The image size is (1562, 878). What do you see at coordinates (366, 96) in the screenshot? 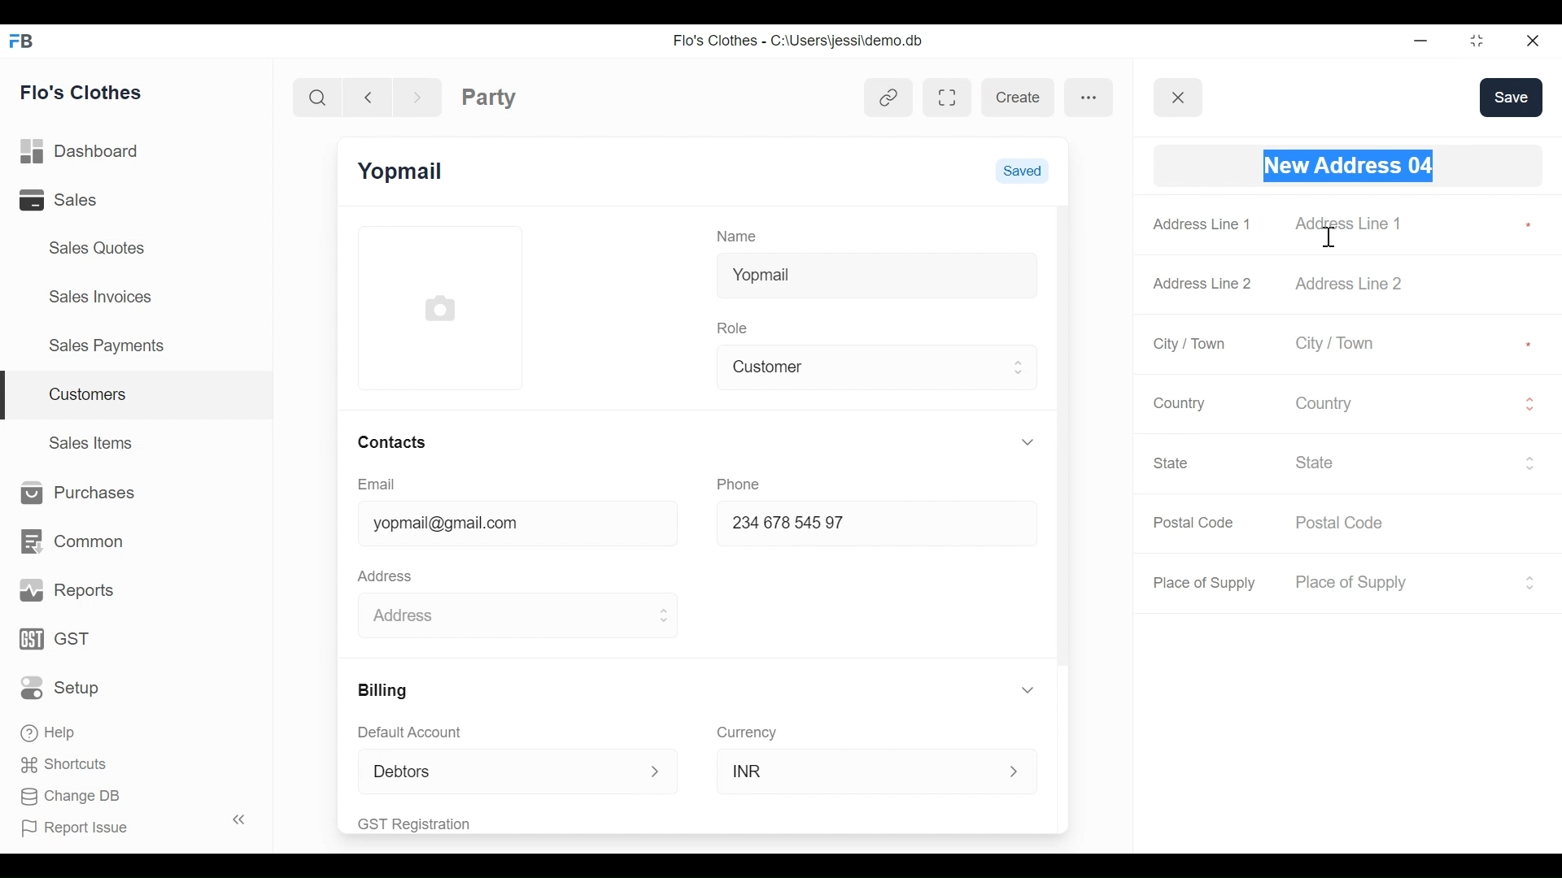
I see `Navigate back` at bounding box center [366, 96].